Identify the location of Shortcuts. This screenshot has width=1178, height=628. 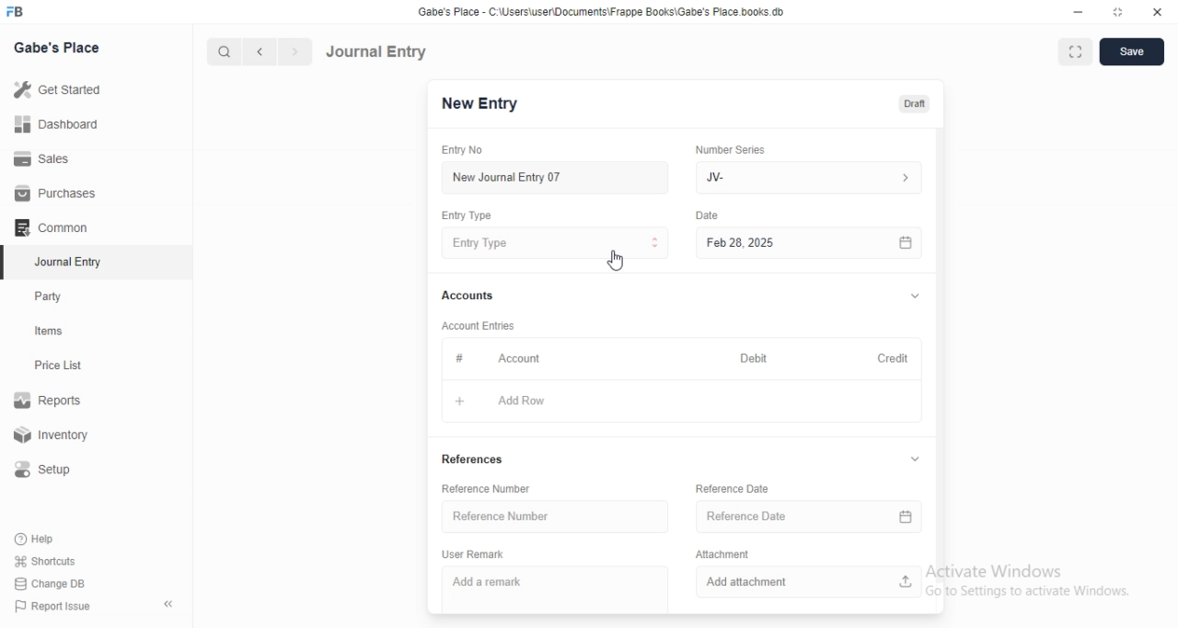
(45, 560).